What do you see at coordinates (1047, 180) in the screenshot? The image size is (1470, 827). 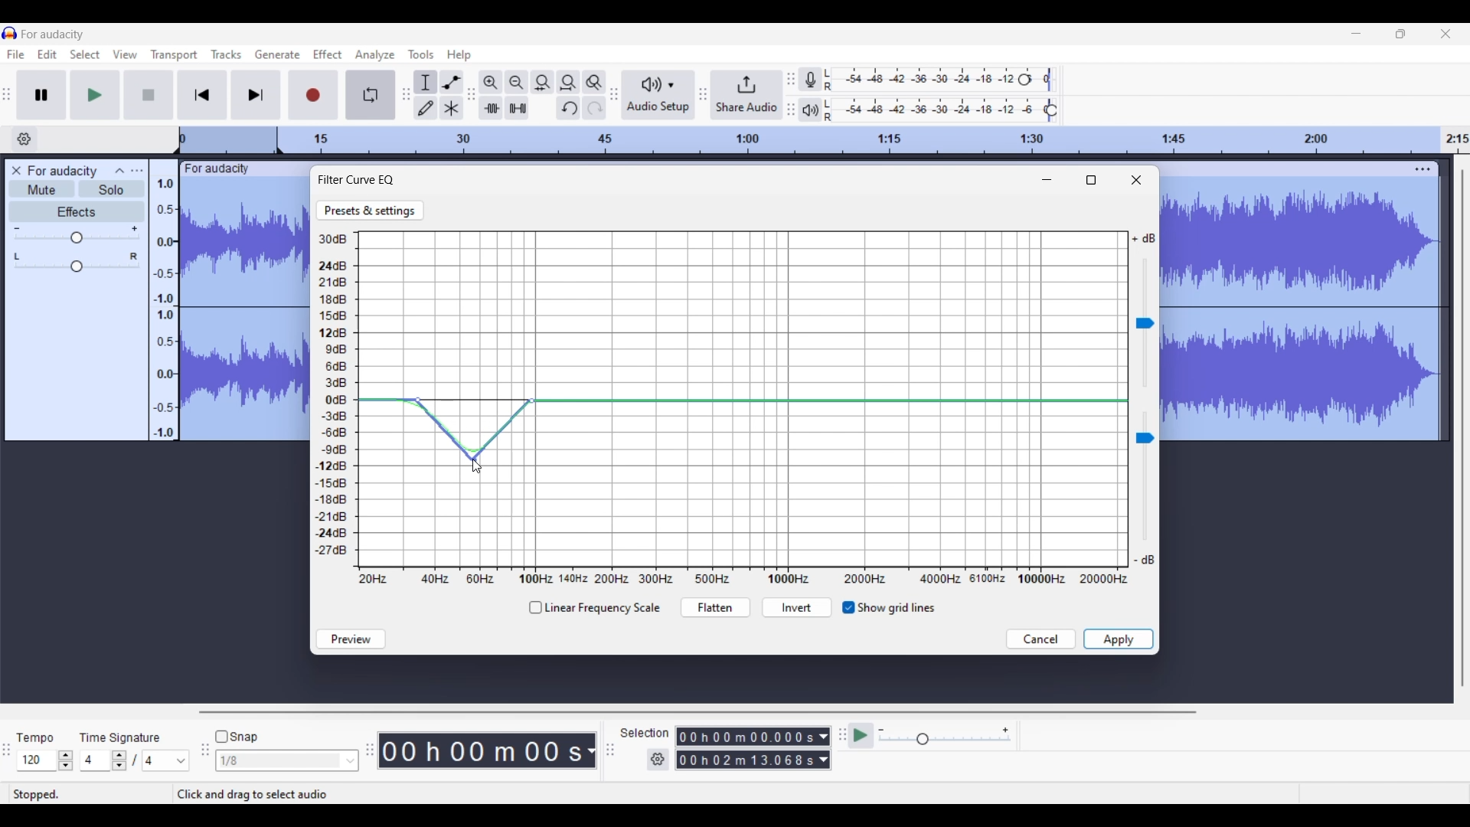 I see `Minimize` at bounding box center [1047, 180].